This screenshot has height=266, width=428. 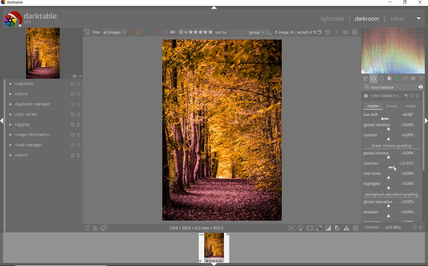 What do you see at coordinates (12, 3) in the screenshot?
I see `system name` at bounding box center [12, 3].